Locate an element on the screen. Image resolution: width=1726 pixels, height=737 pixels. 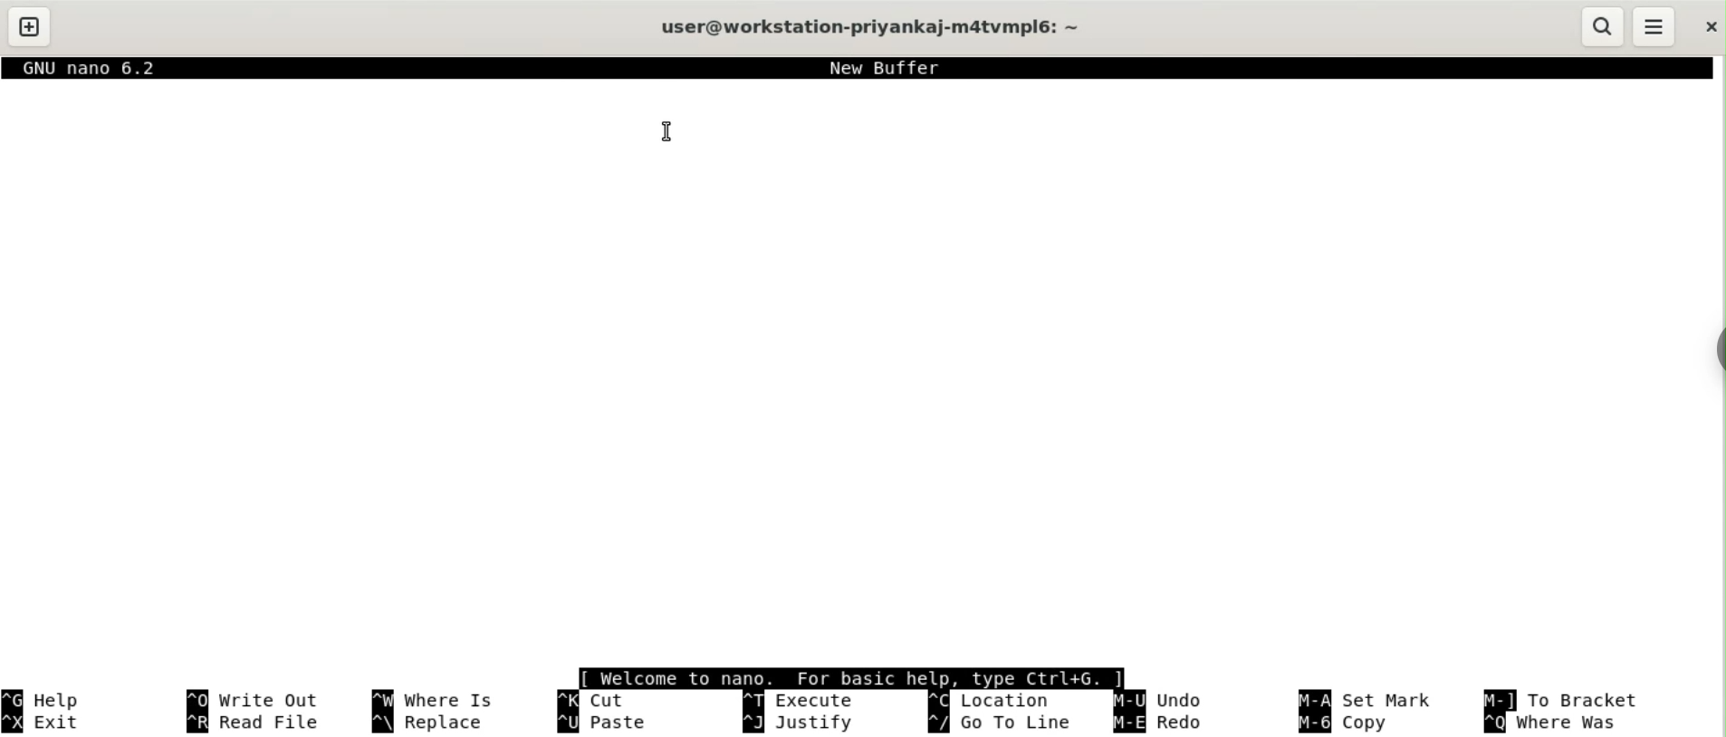
replace is located at coordinates (431, 724).